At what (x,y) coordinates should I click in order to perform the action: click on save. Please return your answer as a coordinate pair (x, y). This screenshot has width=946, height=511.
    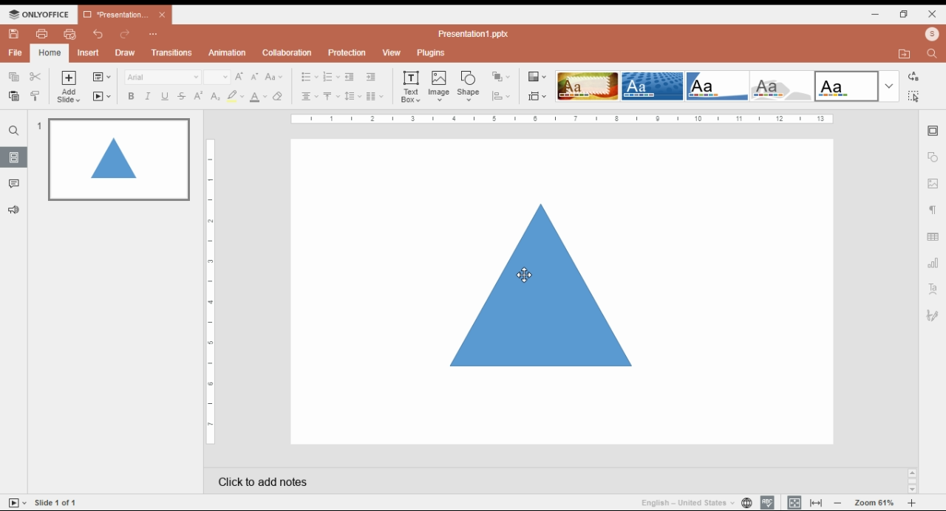
    Looking at the image, I should click on (15, 34).